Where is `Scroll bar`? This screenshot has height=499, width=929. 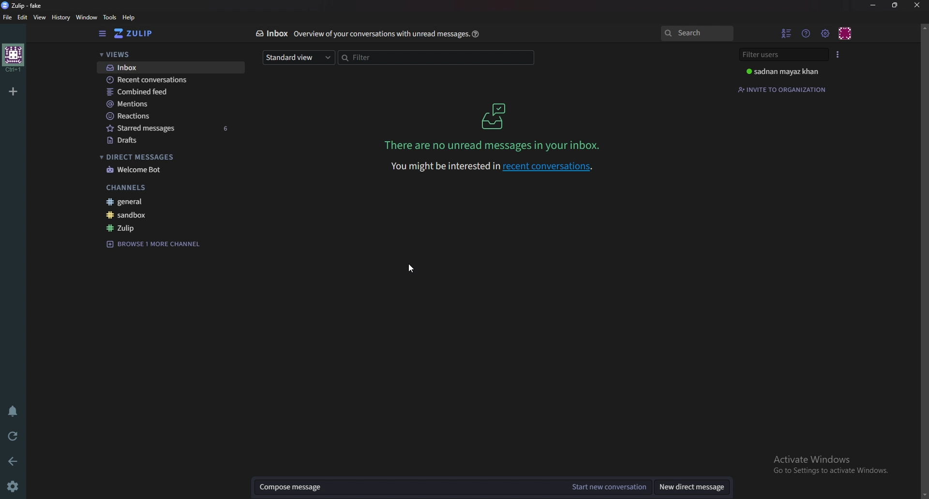 Scroll bar is located at coordinates (925, 260).